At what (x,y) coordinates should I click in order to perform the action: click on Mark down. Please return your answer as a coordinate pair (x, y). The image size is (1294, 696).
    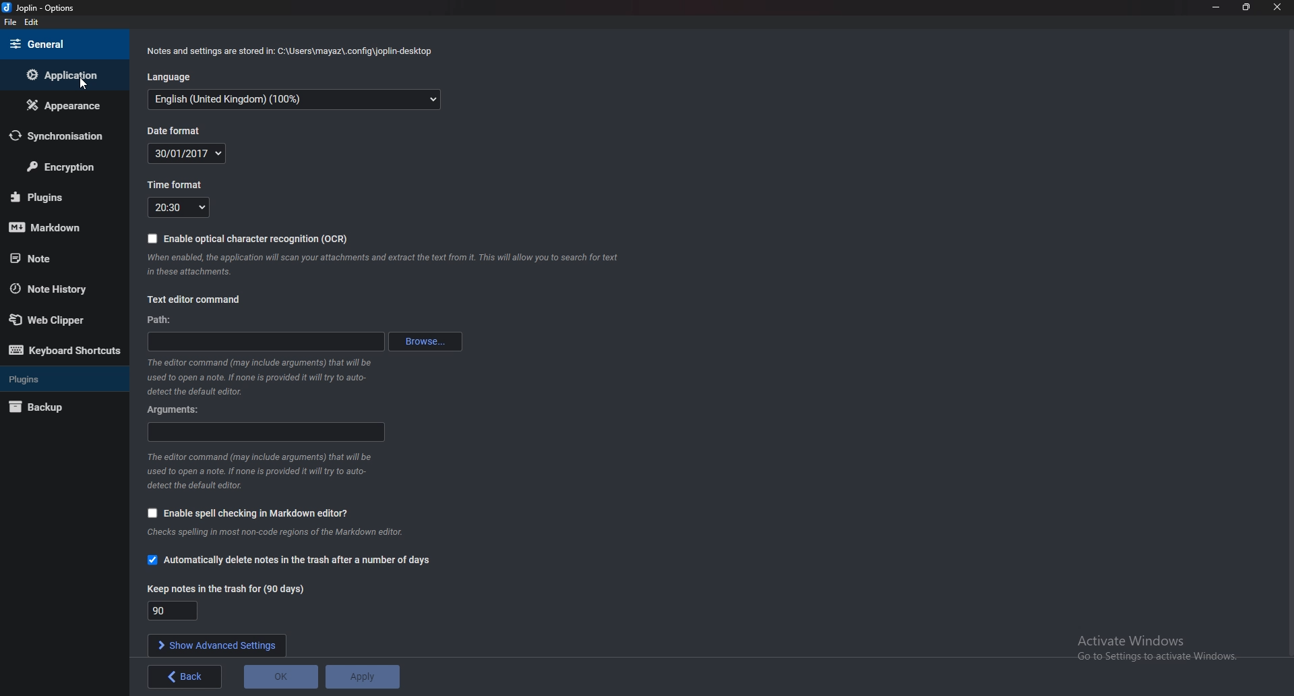
    Looking at the image, I should click on (59, 226).